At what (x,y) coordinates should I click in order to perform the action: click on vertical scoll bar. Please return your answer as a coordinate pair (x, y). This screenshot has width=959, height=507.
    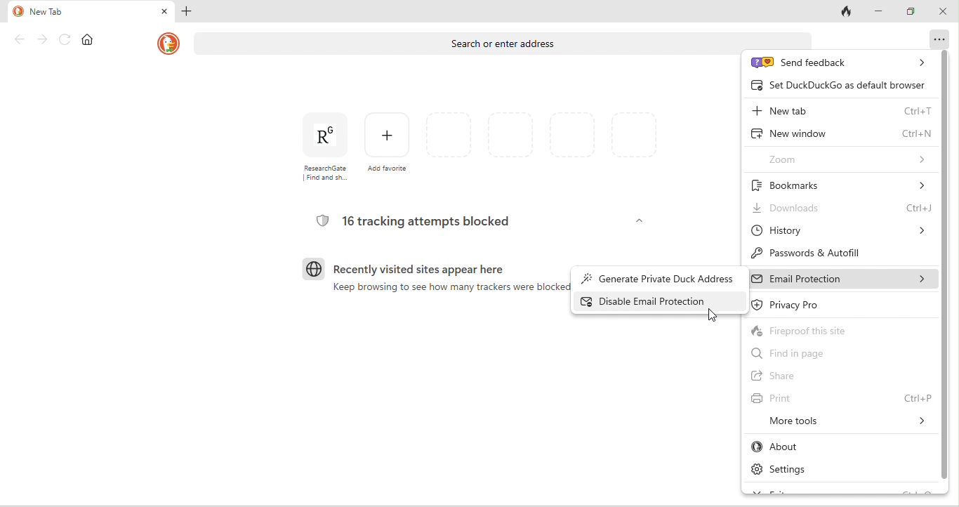
    Looking at the image, I should click on (946, 263).